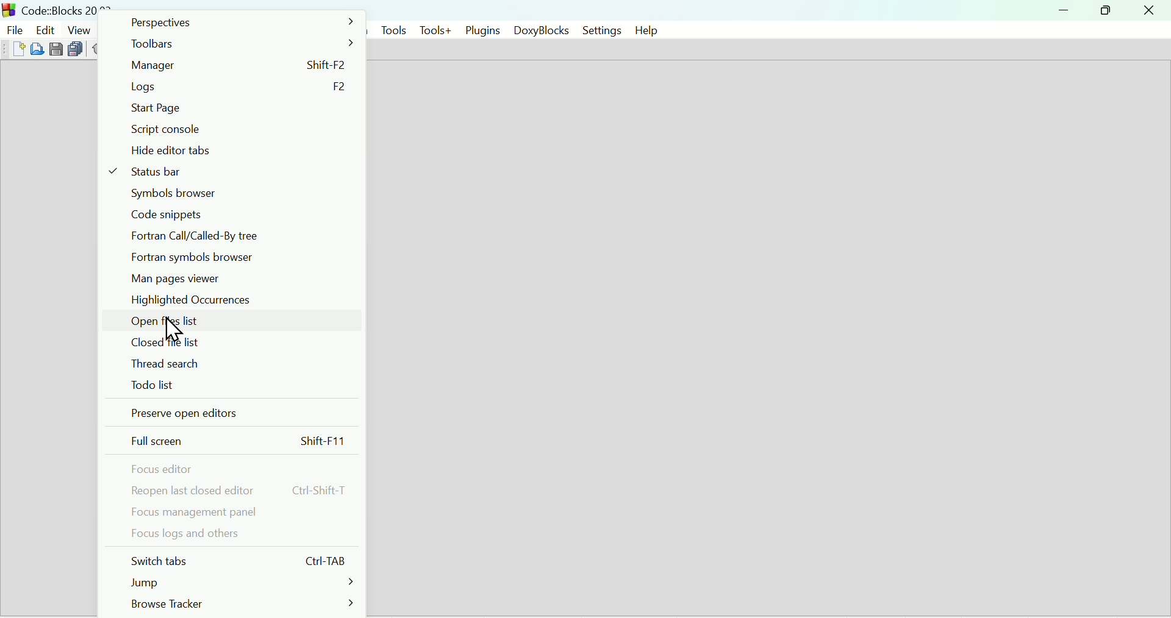 The image size is (1171, 618). I want to click on File, so click(13, 28).